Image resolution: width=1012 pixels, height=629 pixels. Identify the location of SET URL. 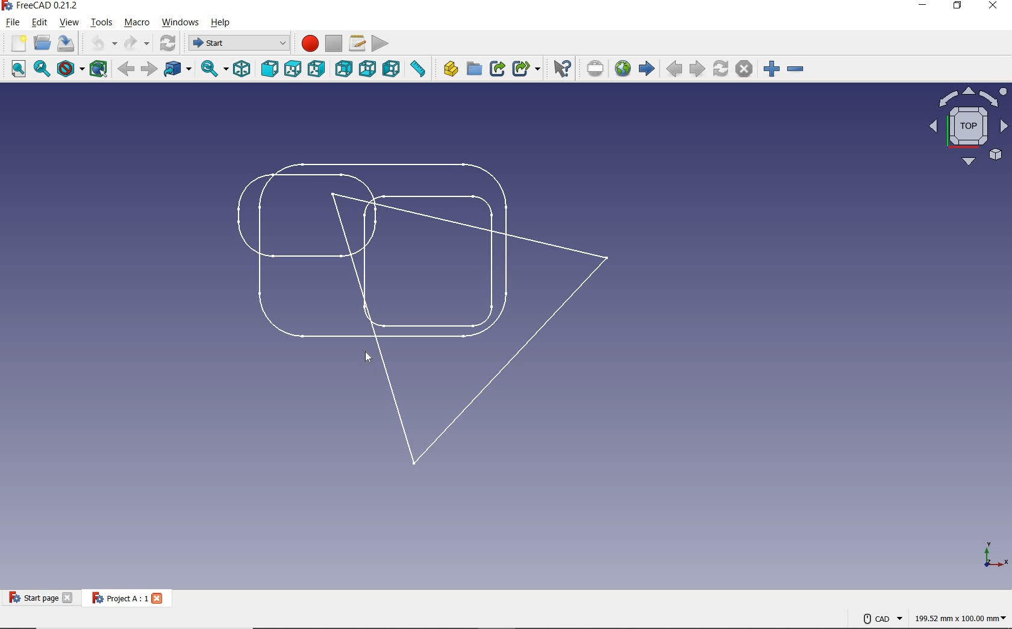
(596, 69).